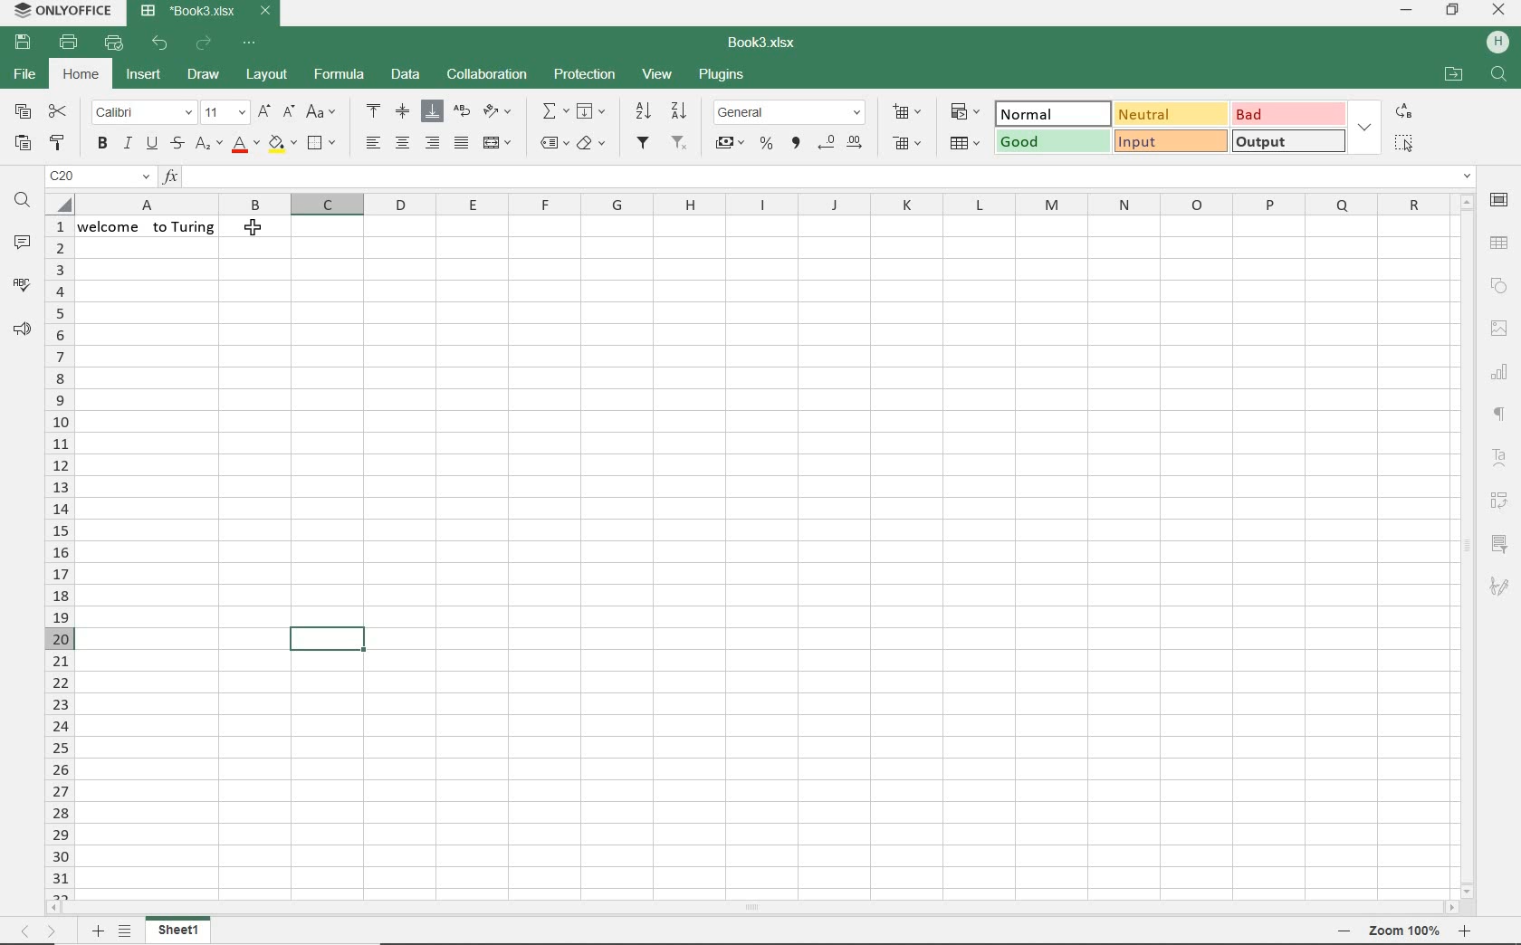 The height and width of the screenshot is (945, 1521). What do you see at coordinates (402, 143) in the screenshot?
I see `align center` at bounding box center [402, 143].